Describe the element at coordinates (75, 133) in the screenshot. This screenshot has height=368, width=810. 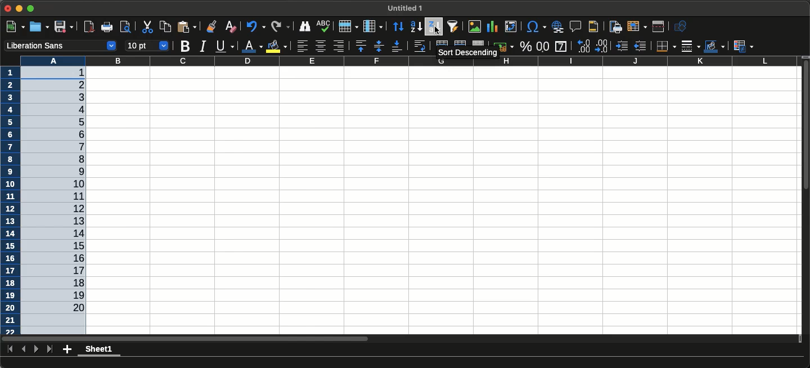
I see `6` at that location.